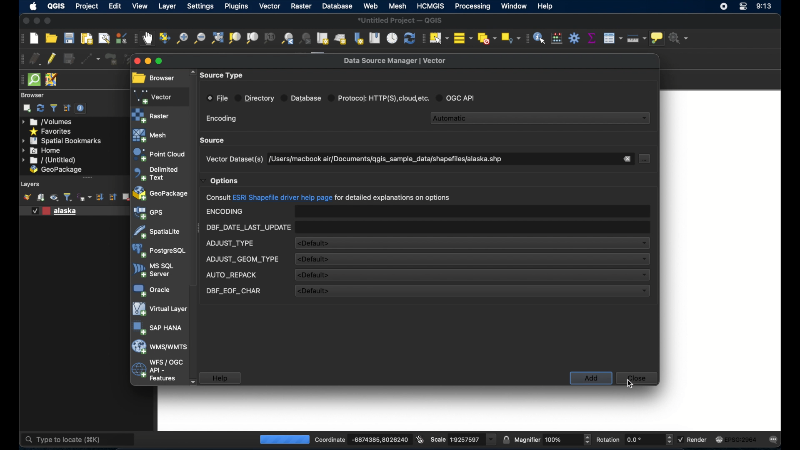 This screenshot has width=800, height=450. Describe the element at coordinates (614, 38) in the screenshot. I see `open attribute table` at that location.